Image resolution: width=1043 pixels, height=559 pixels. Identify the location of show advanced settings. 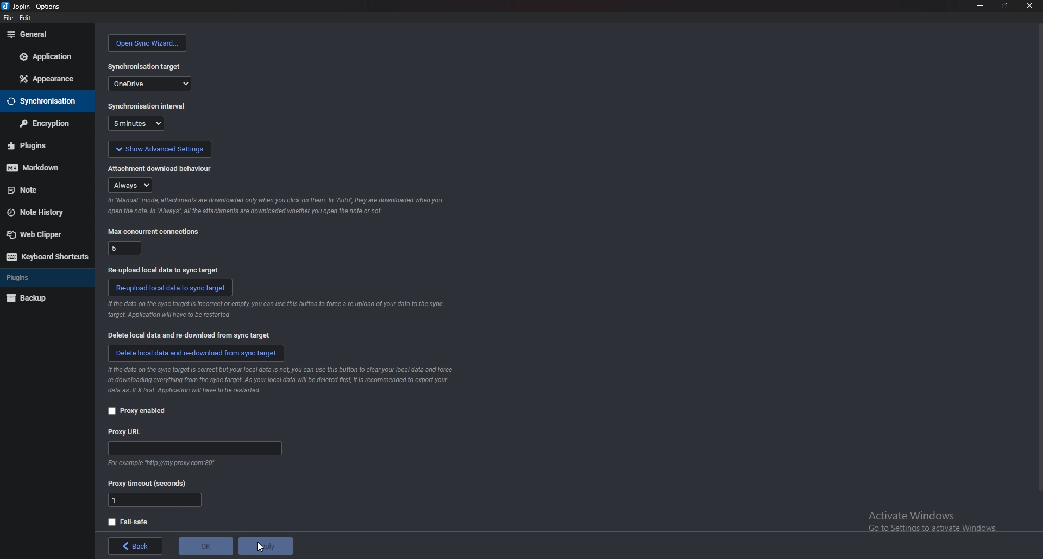
(159, 149).